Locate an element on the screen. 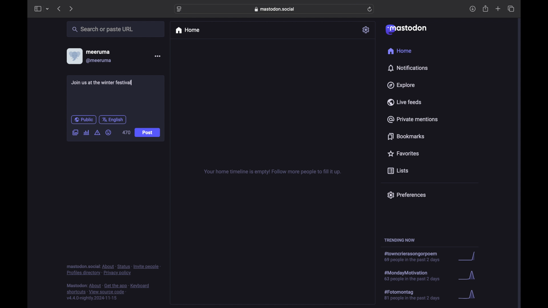 Image resolution: width=548 pixels, height=308 pixels. graph is located at coordinates (468, 277).